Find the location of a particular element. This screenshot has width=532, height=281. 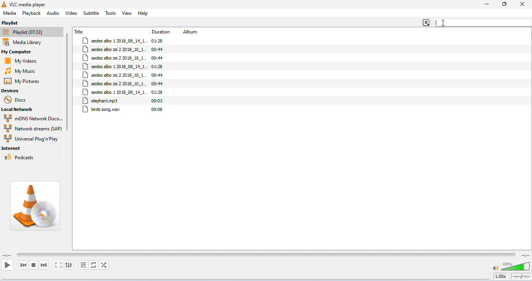

close is located at coordinates (522, 4).